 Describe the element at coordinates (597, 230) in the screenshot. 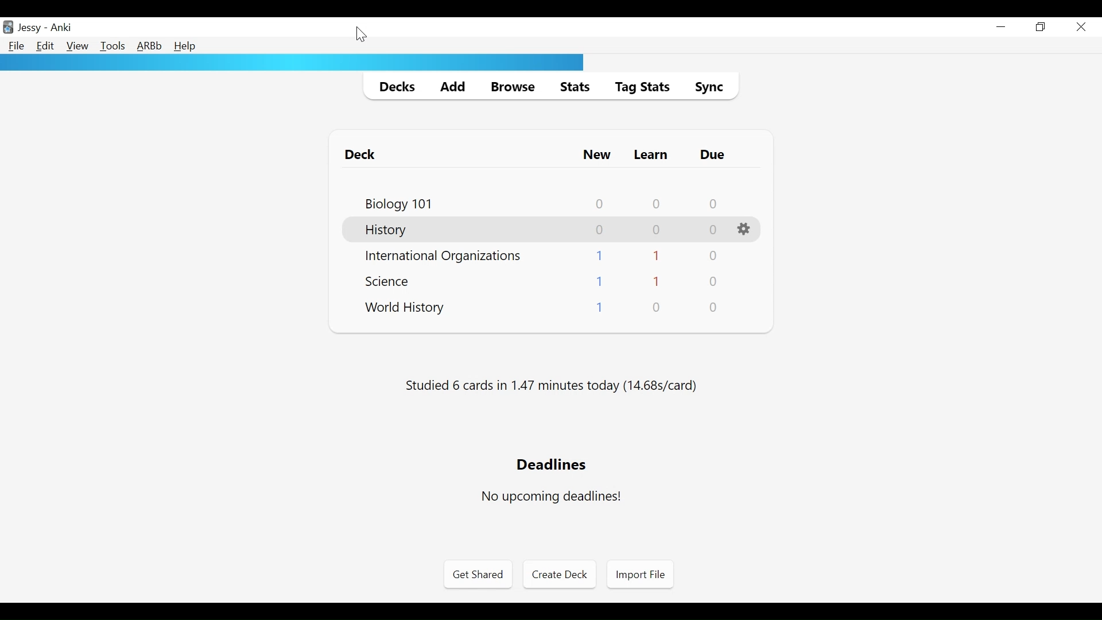

I see `New Card Name` at that location.